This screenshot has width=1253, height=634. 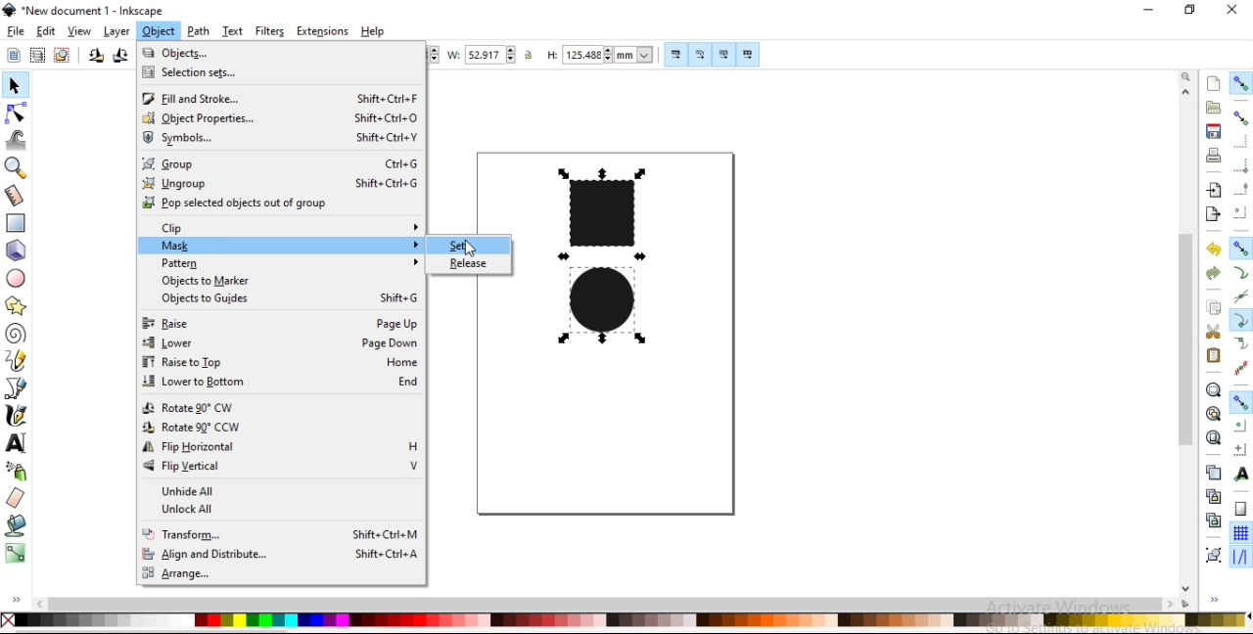 What do you see at coordinates (1242, 83) in the screenshot?
I see `enable snapping` at bounding box center [1242, 83].